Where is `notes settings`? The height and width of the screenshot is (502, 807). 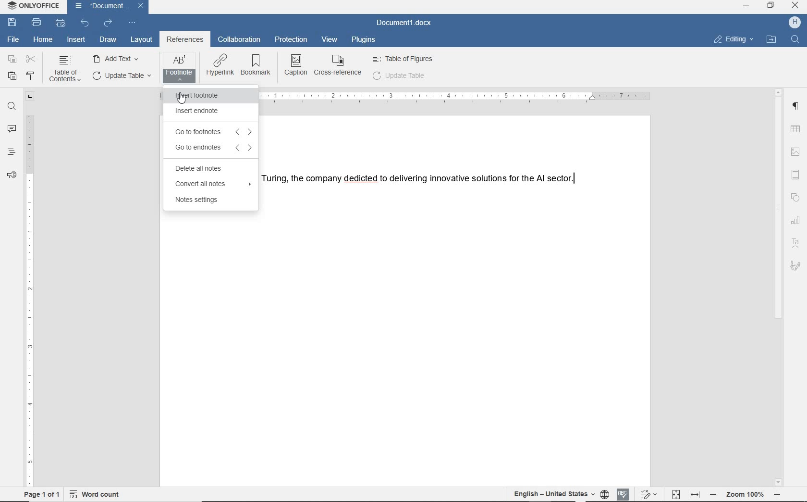
notes settings is located at coordinates (198, 201).